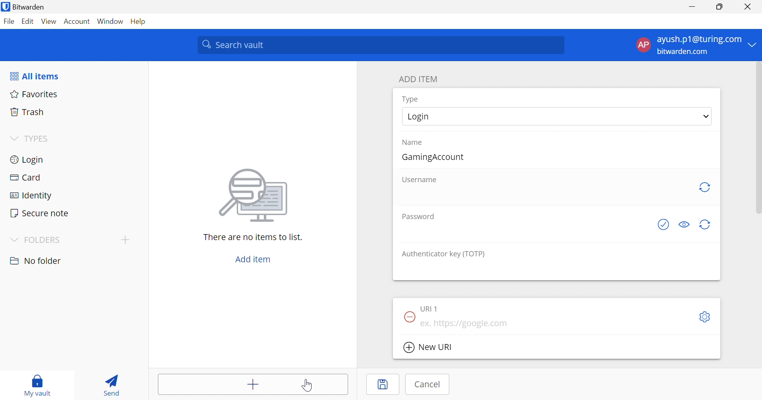 The image size is (762, 400). Describe the element at coordinates (408, 316) in the screenshot. I see `Remove` at that location.